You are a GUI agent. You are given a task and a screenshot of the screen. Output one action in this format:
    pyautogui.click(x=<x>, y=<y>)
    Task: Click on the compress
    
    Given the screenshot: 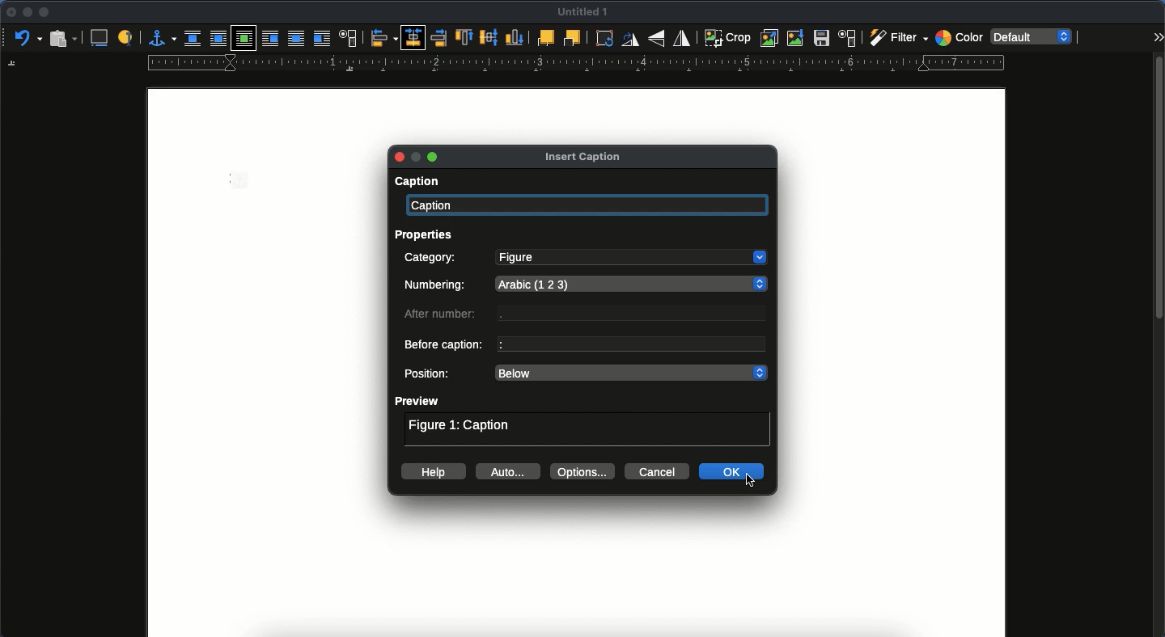 What is the action you would take?
    pyautogui.click(x=798, y=37)
    